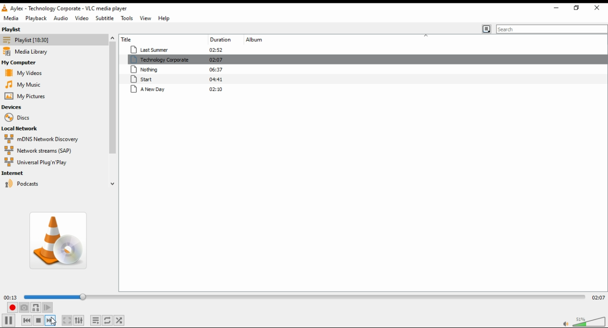 Image resolution: width=608 pixels, height=328 pixels. I want to click on playback, so click(37, 19).